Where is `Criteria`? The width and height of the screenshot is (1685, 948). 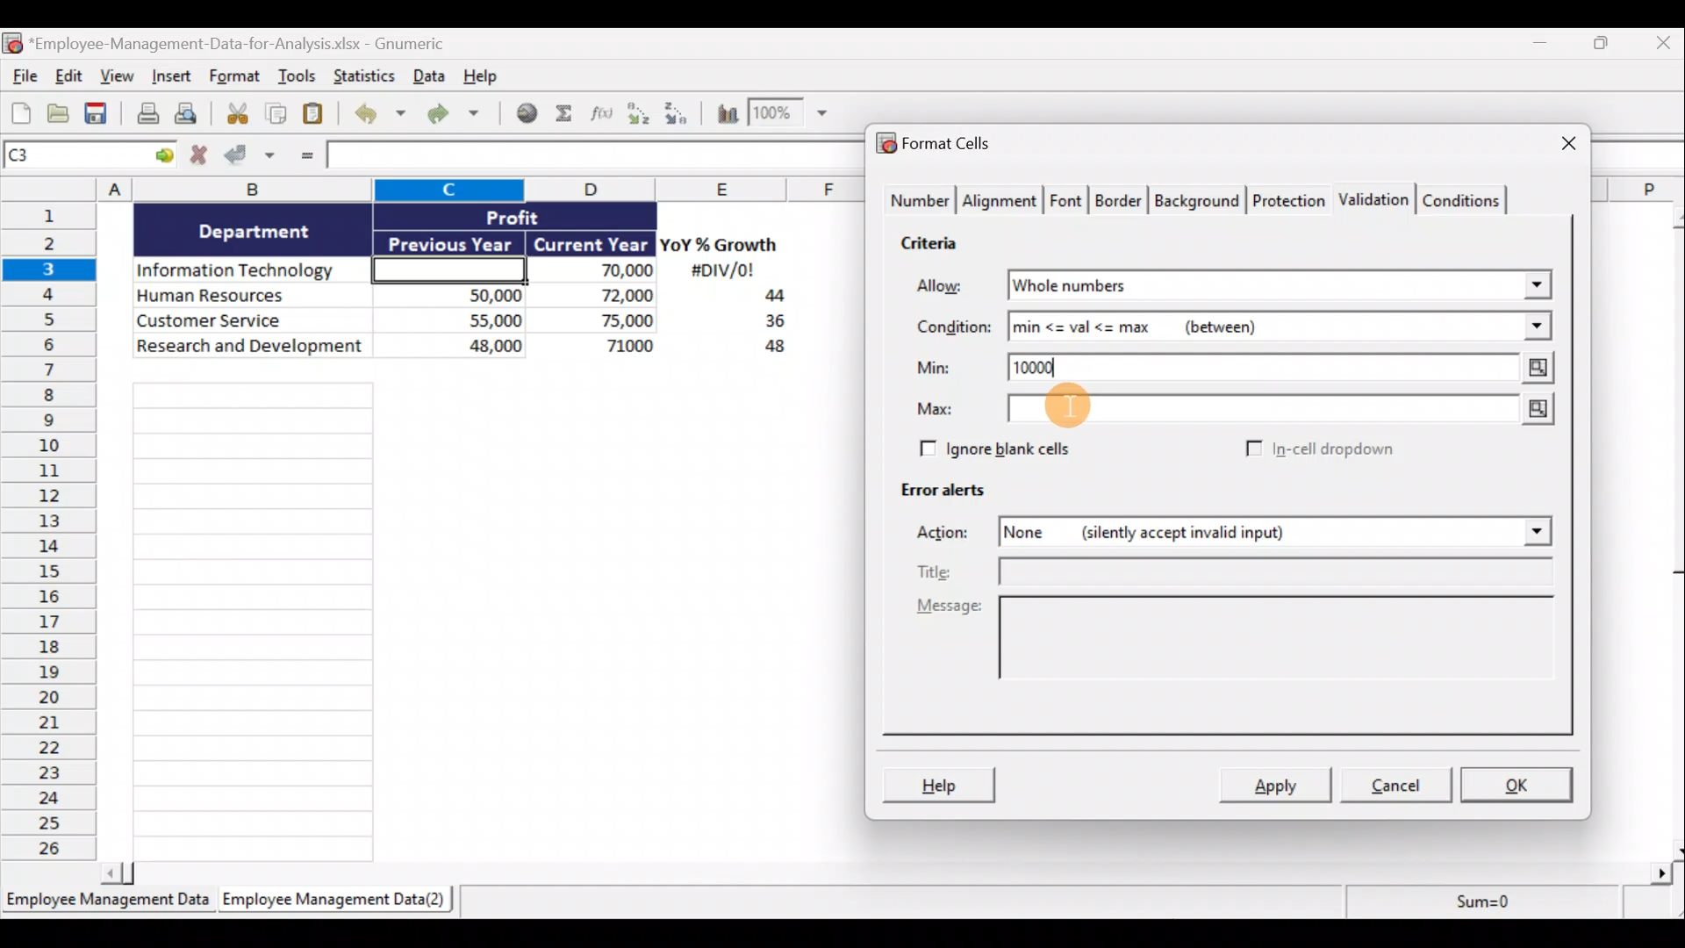
Criteria is located at coordinates (931, 246).